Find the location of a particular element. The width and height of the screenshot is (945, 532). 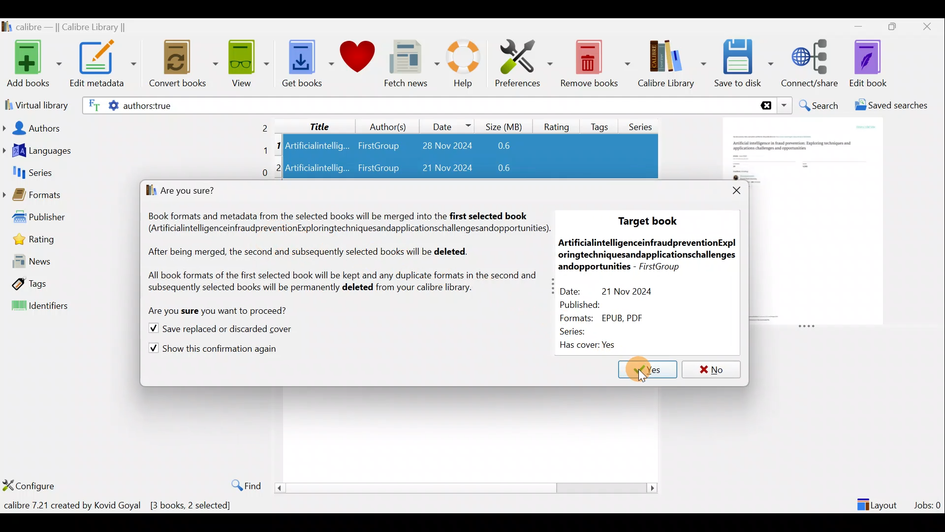

Scroll bar is located at coordinates (462, 488).